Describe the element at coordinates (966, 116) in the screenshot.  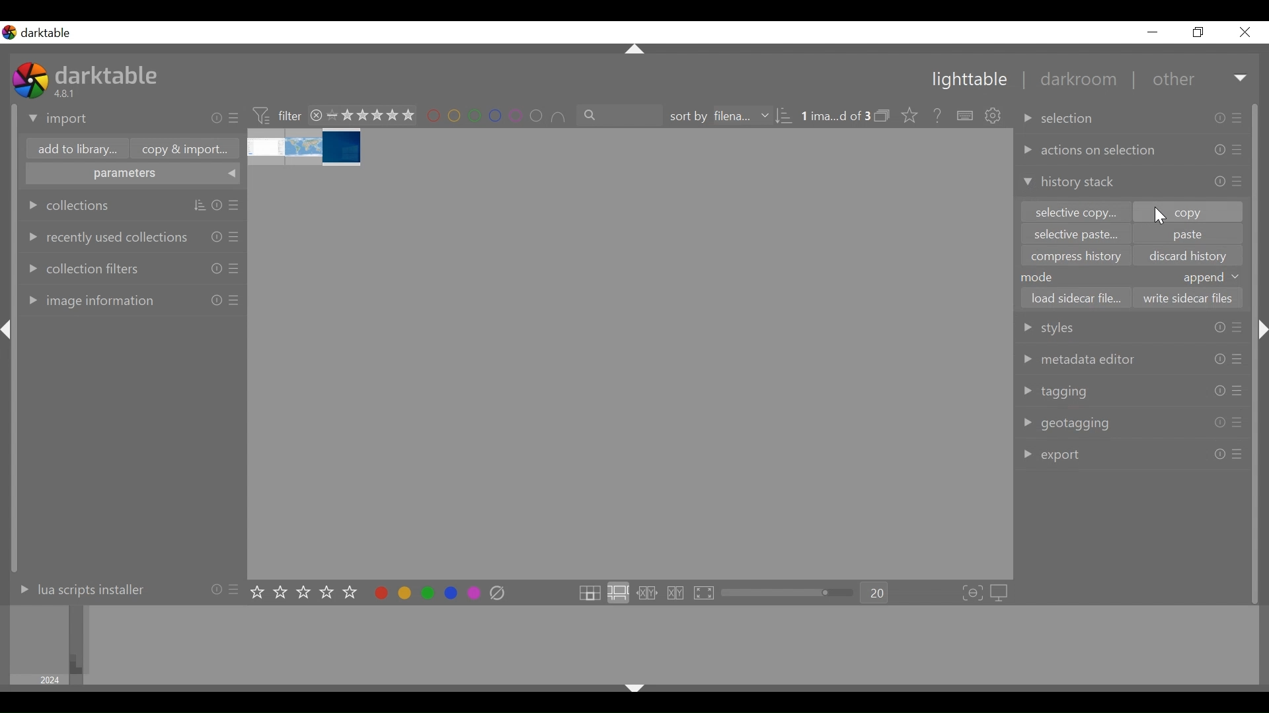
I see `define shortcuts` at that location.